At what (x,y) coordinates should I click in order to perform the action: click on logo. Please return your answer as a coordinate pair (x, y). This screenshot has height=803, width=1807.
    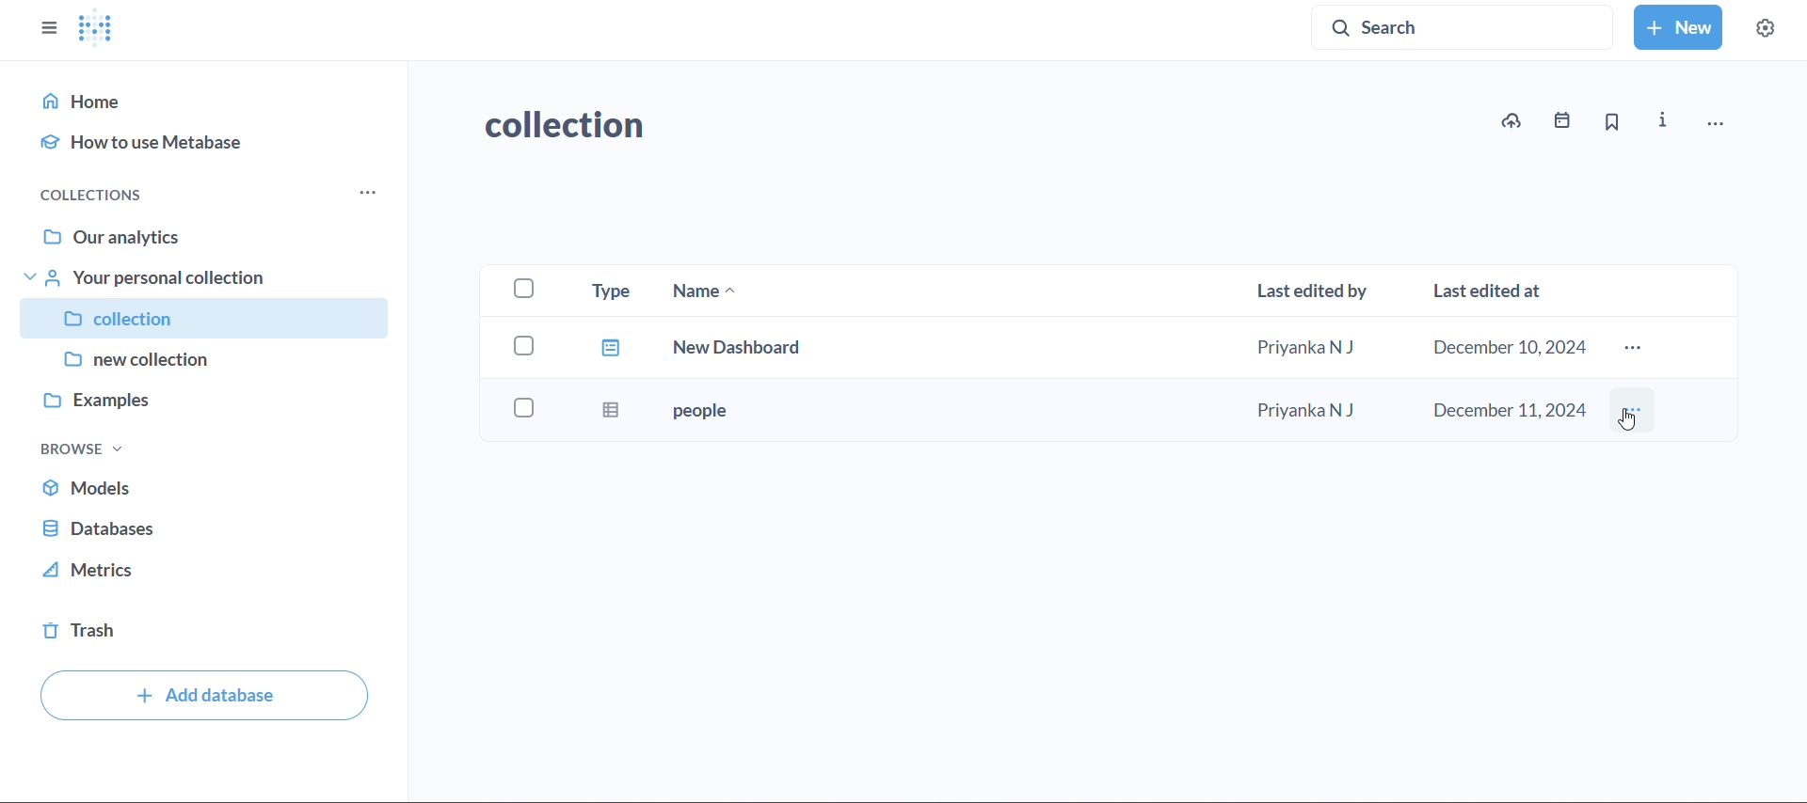
    Looking at the image, I should click on (96, 30).